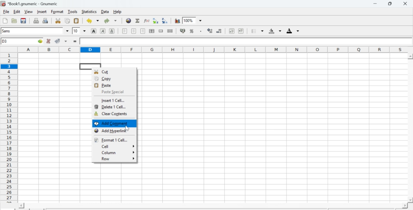 The height and width of the screenshot is (210, 413). Describe the element at coordinates (68, 21) in the screenshot. I see `Copy` at that location.